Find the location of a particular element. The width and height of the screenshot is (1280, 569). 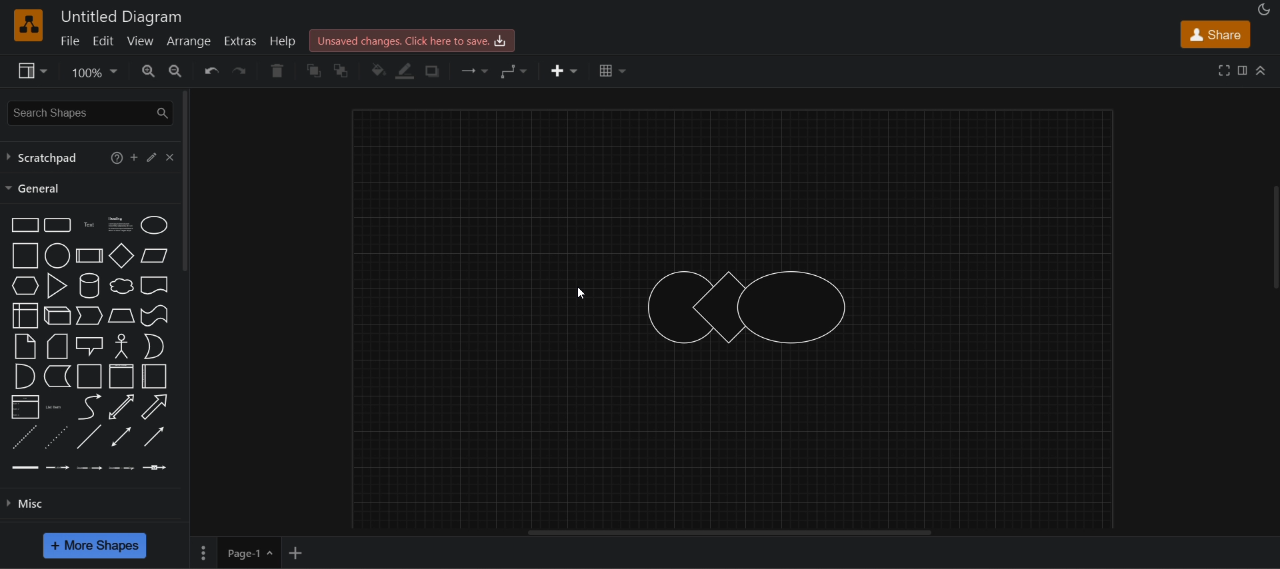

rounded rectangle is located at coordinates (56, 224).